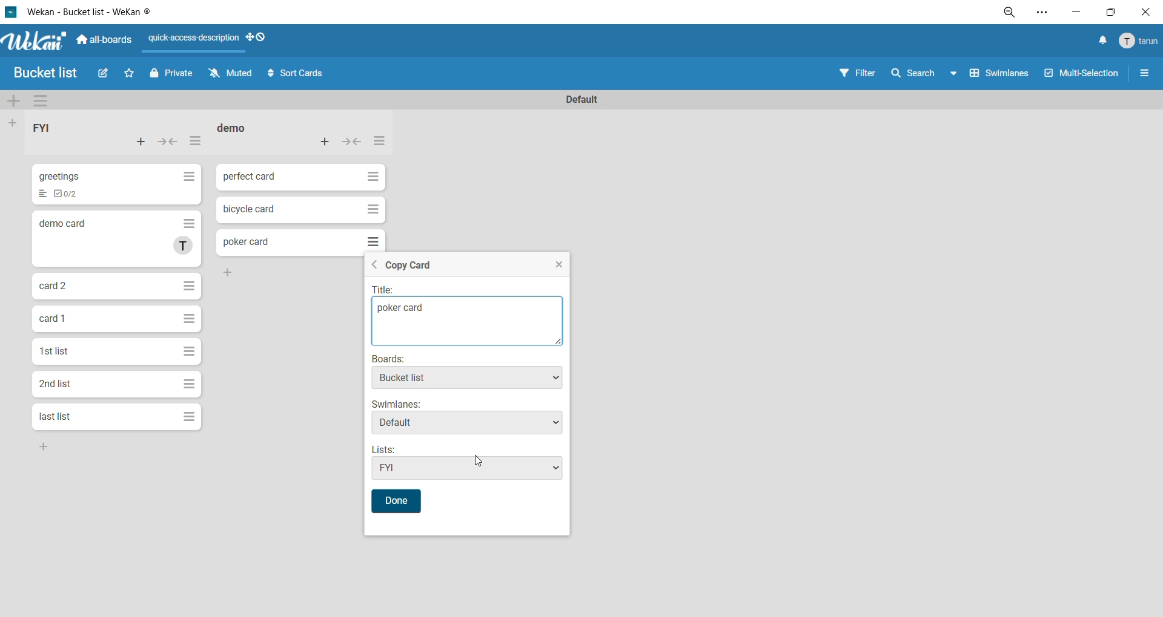  I want to click on add list, so click(15, 123).